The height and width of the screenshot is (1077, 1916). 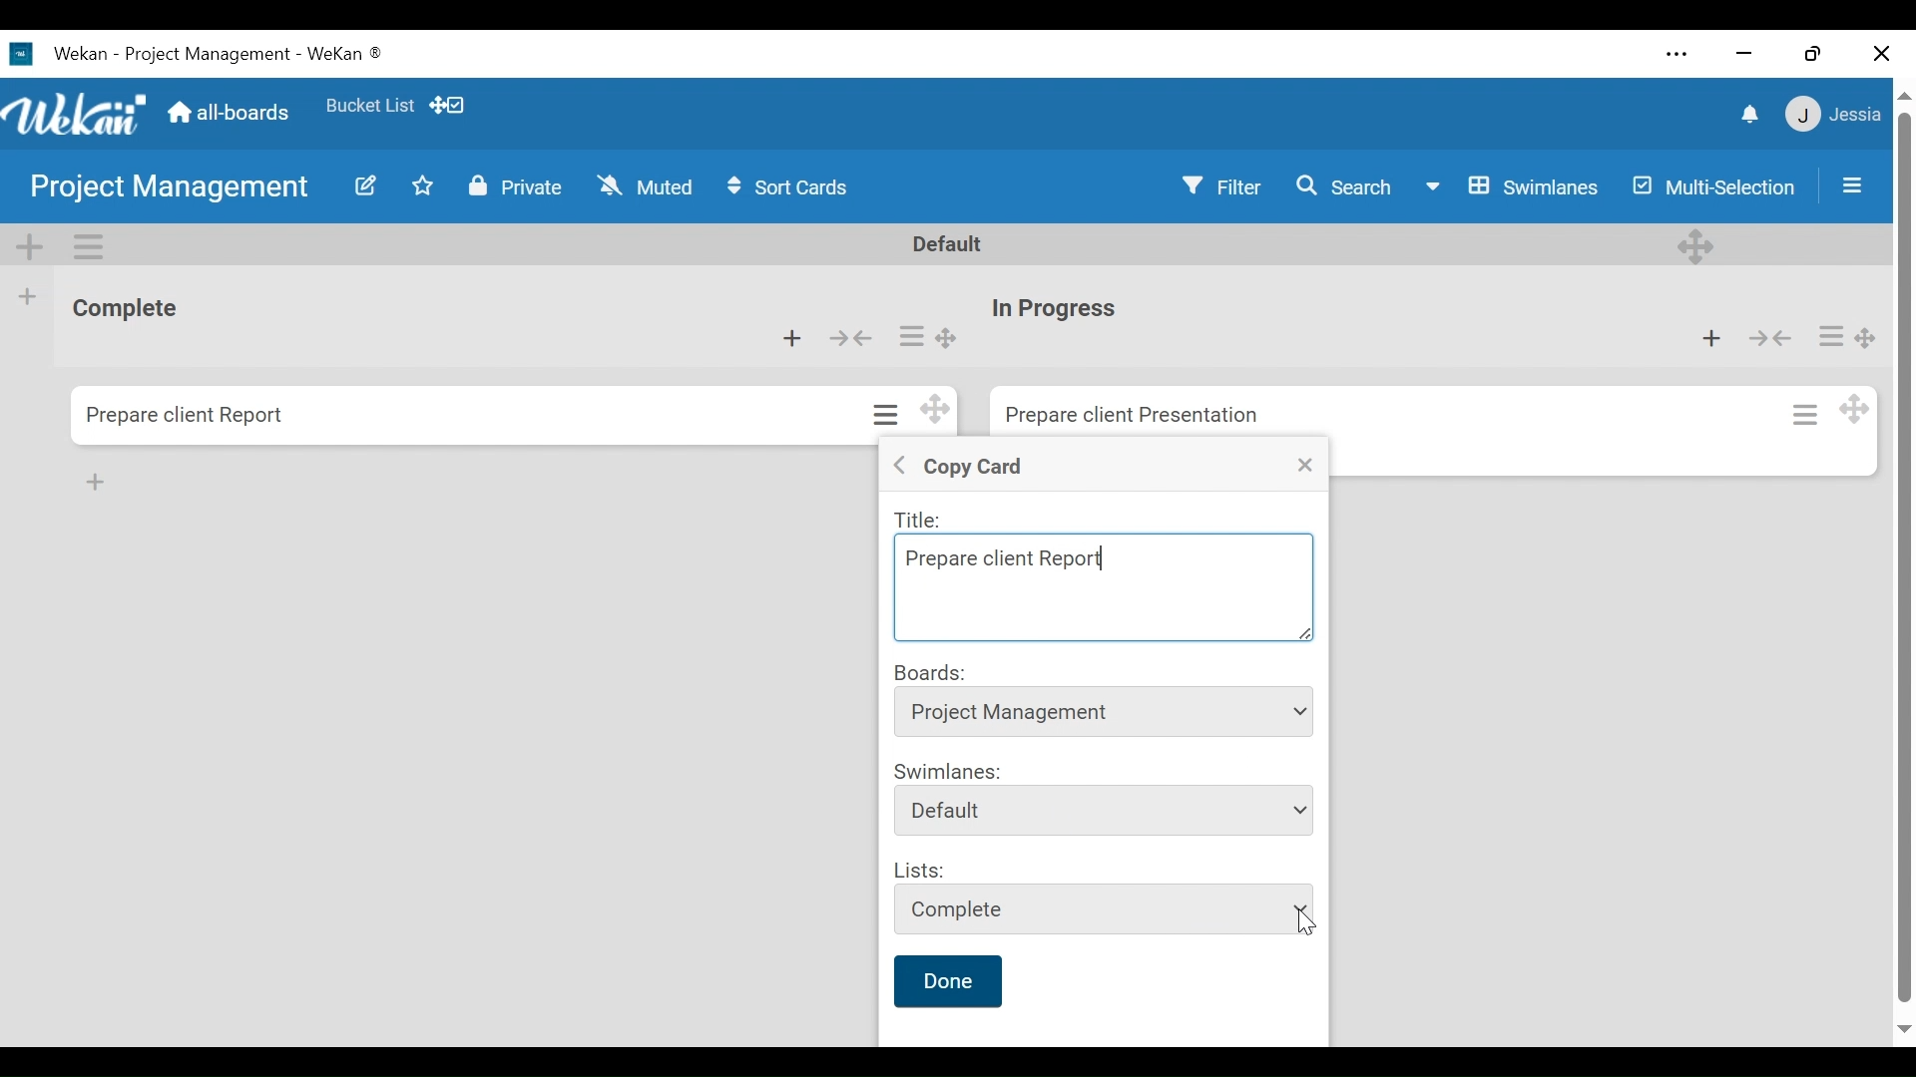 I want to click on Swimlane Actions, so click(x=91, y=247).